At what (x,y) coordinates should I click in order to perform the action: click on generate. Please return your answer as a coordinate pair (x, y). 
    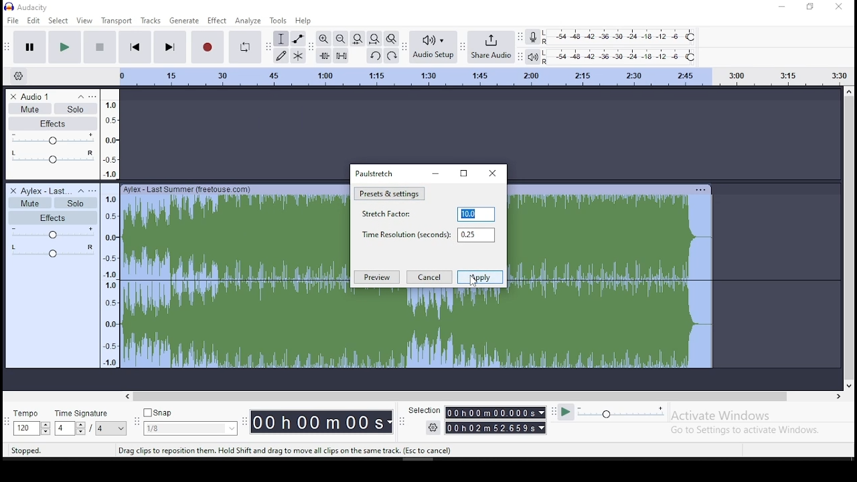
    Looking at the image, I should click on (185, 21).